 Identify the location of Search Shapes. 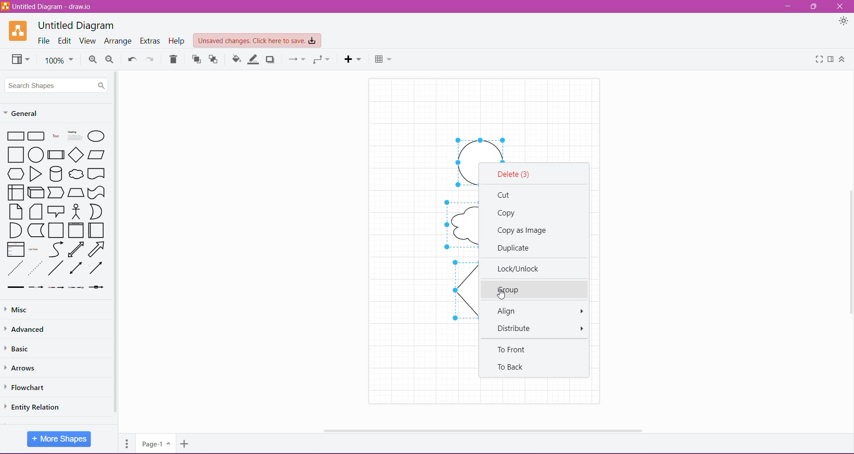
(57, 85).